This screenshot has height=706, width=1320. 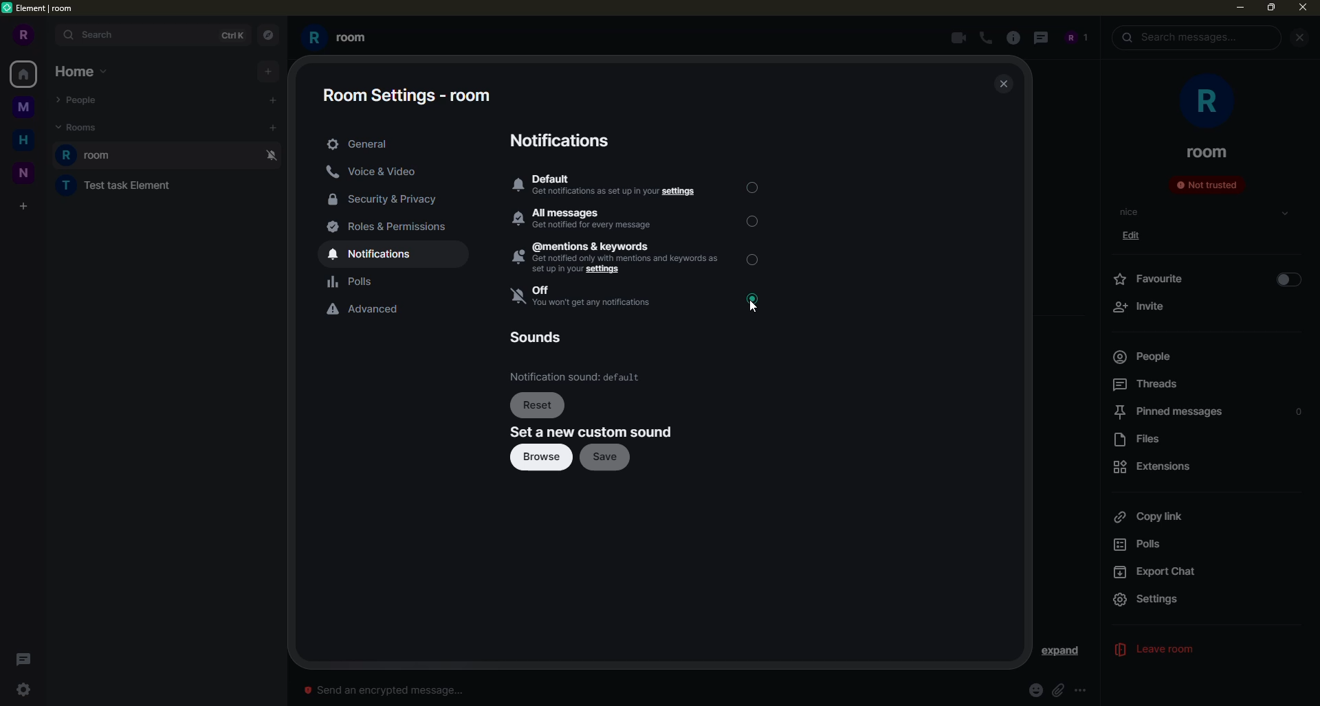 What do you see at coordinates (381, 690) in the screenshot?
I see `send an encrypted message` at bounding box center [381, 690].